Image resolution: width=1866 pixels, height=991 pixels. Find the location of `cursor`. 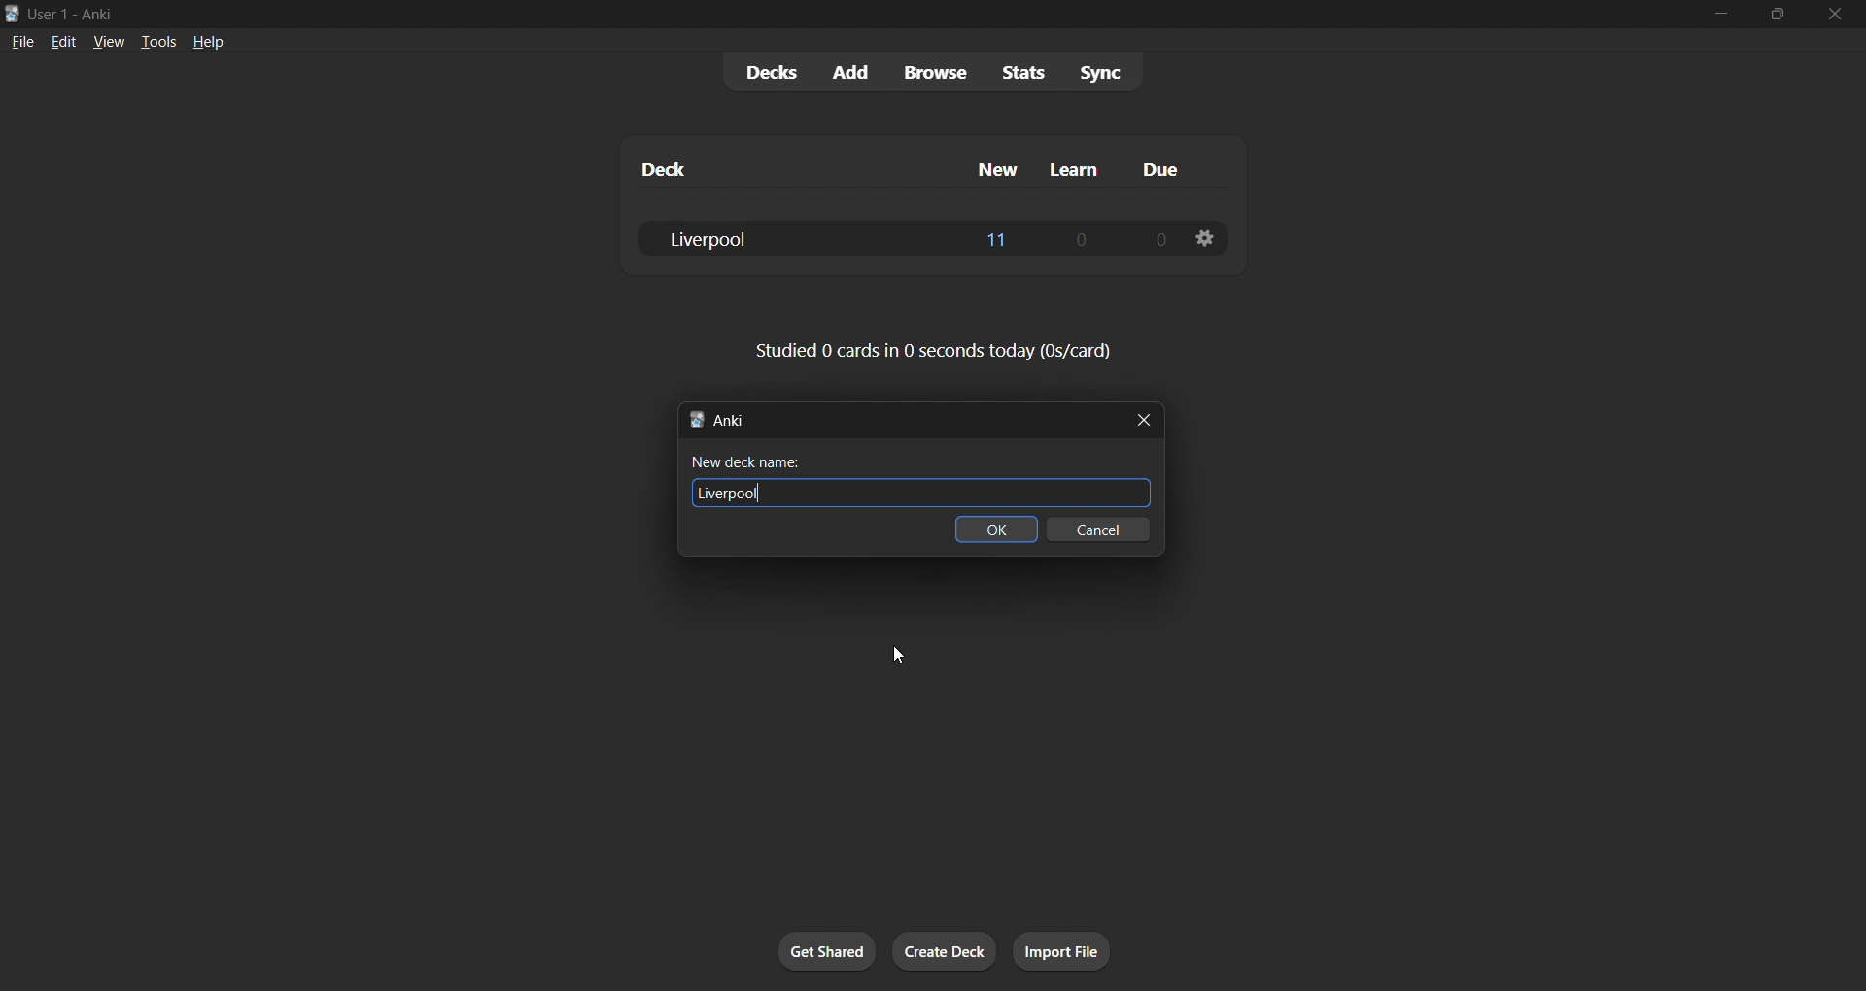

cursor is located at coordinates (902, 659).